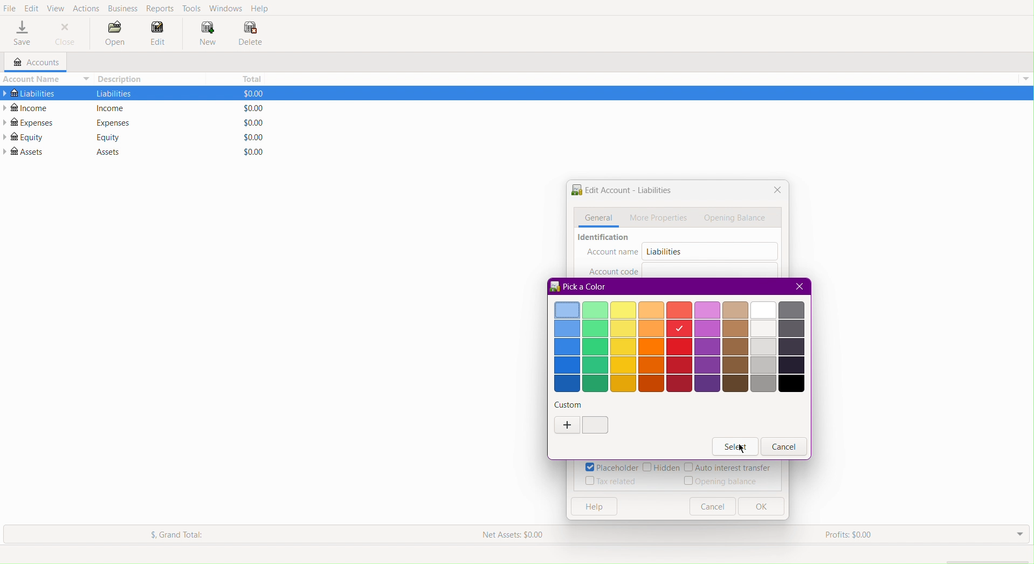 The width and height of the screenshot is (1034, 564). What do you see at coordinates (605, 238) in the screenshot?
I see `identification` at bounding box center [605, 238].